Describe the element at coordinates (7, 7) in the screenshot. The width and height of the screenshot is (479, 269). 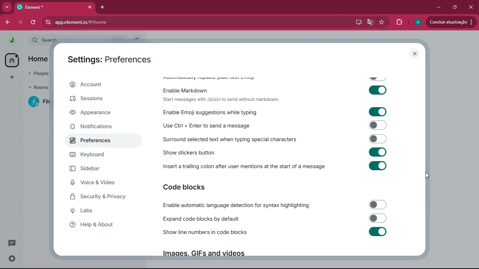
I see `more` at that location.